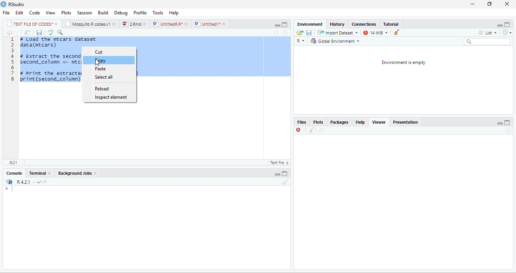  Describe the element at coordinates (337, 24) in the screenshot. I see `History` at that location.